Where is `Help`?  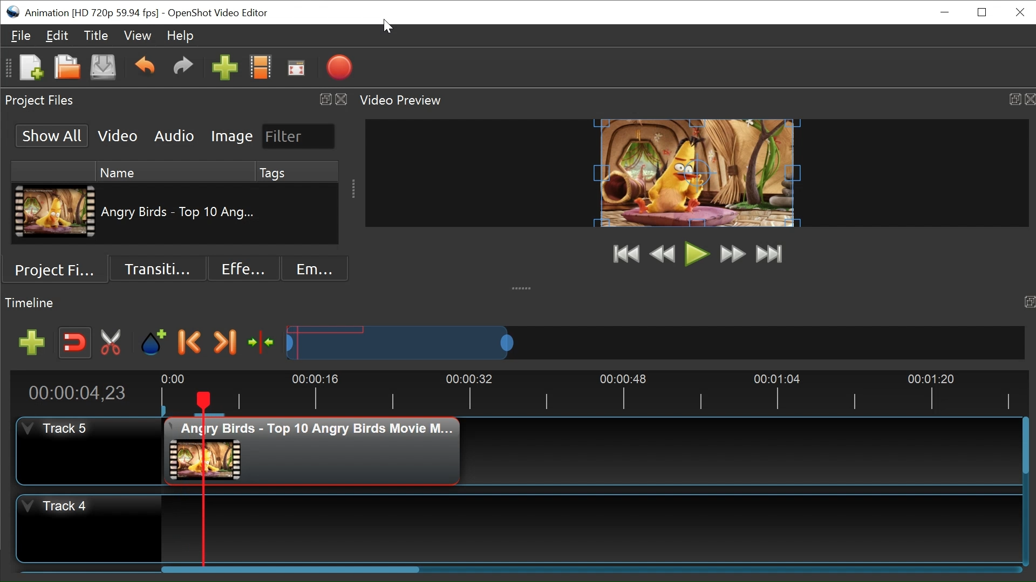
Help is located at coordinates (179, 37).